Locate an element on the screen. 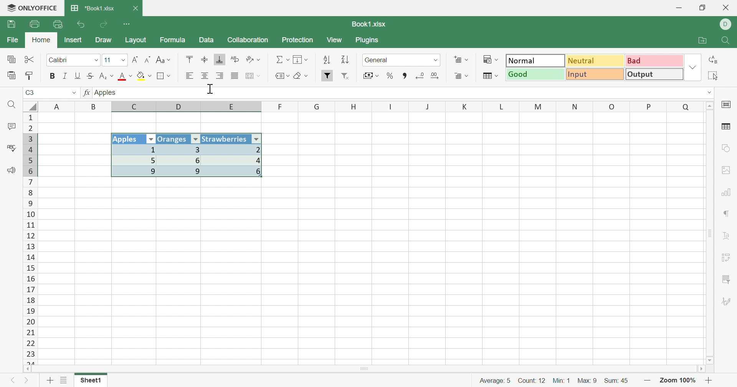 This screenshot has height=387, width=737. Apples is located at coordinates (107, 92).